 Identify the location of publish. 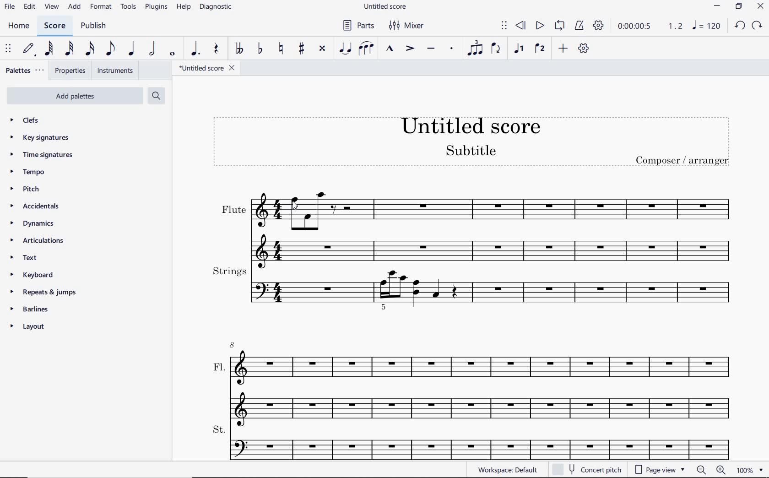
(93, 26).